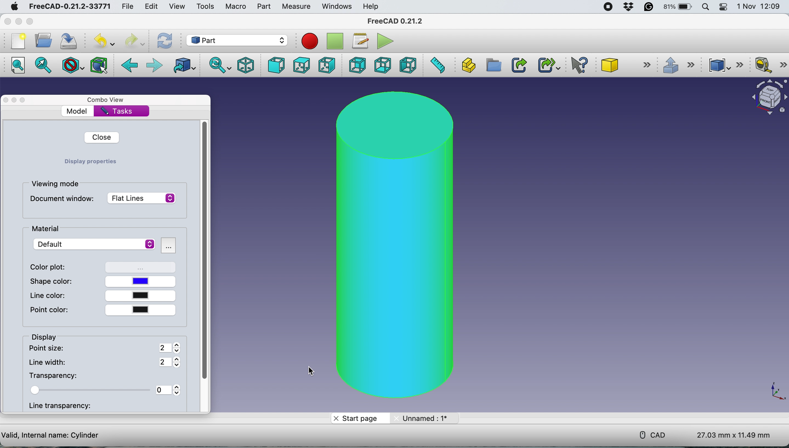 This screenshot has height=448, width=789. Describe the element at coordinates (108, 99) in the screenshot. I see `combo view` at that location.